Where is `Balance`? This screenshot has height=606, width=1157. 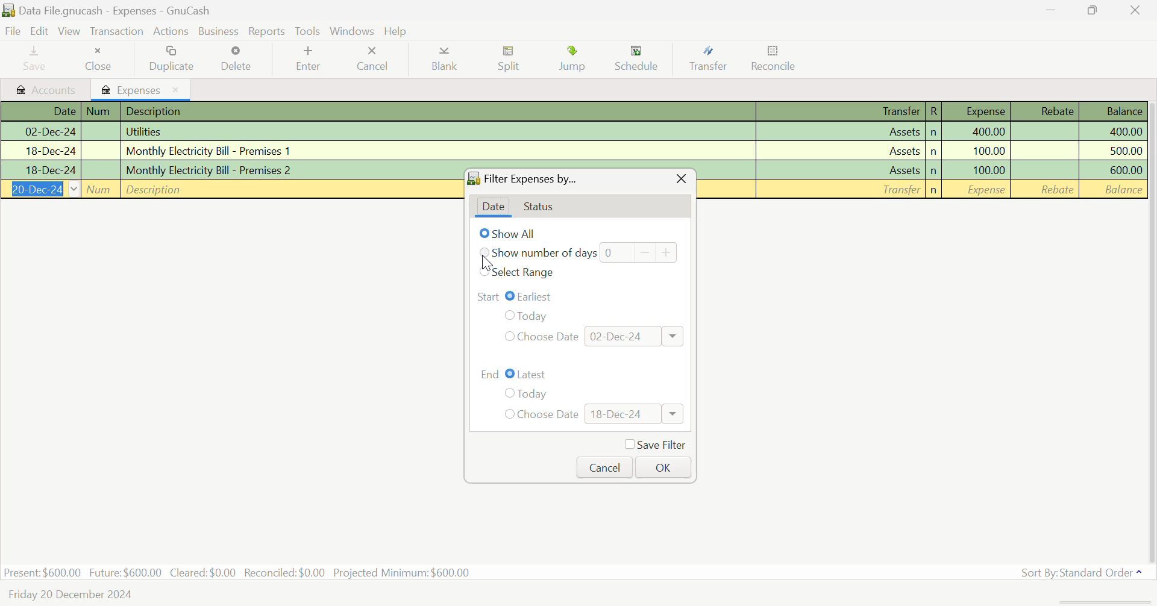
Balance is located at coordinates (1112, 190).